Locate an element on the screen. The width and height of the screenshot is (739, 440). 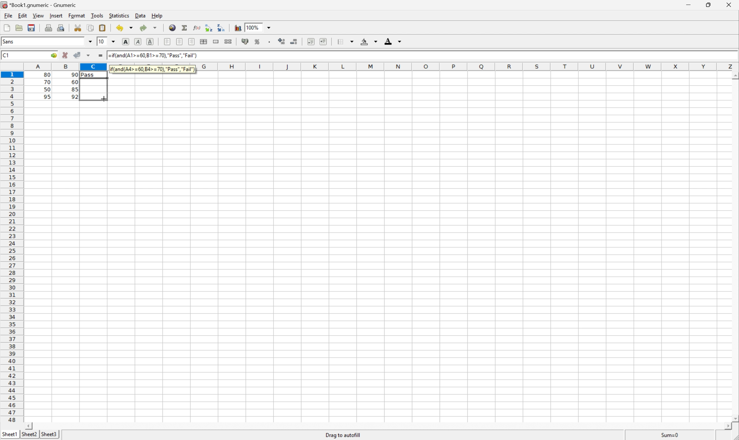
Close is located at coordinates (730, 4).